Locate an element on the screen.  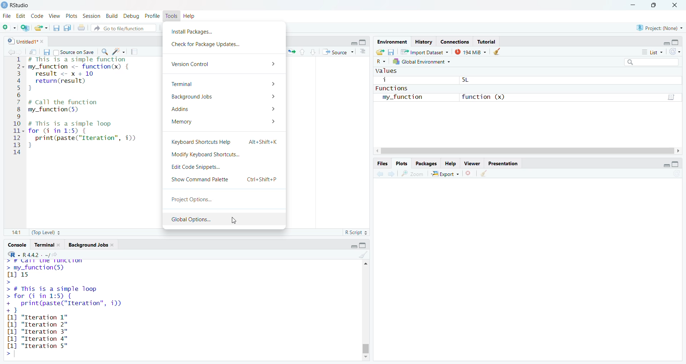
files is located at coordinates (382, 164).